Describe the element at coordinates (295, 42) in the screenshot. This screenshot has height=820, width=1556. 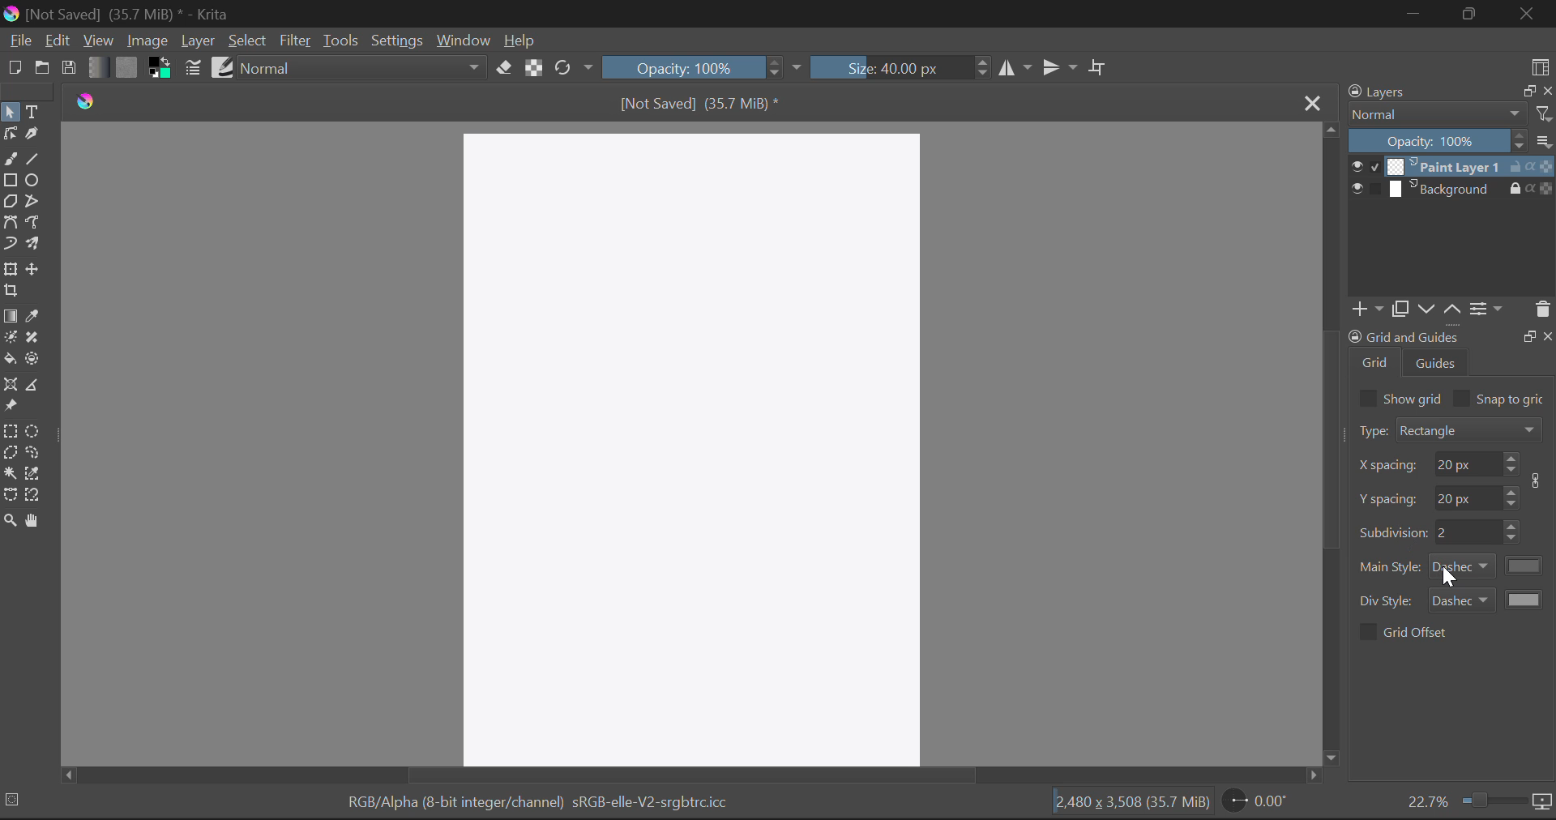
I see `Filter` at that location.